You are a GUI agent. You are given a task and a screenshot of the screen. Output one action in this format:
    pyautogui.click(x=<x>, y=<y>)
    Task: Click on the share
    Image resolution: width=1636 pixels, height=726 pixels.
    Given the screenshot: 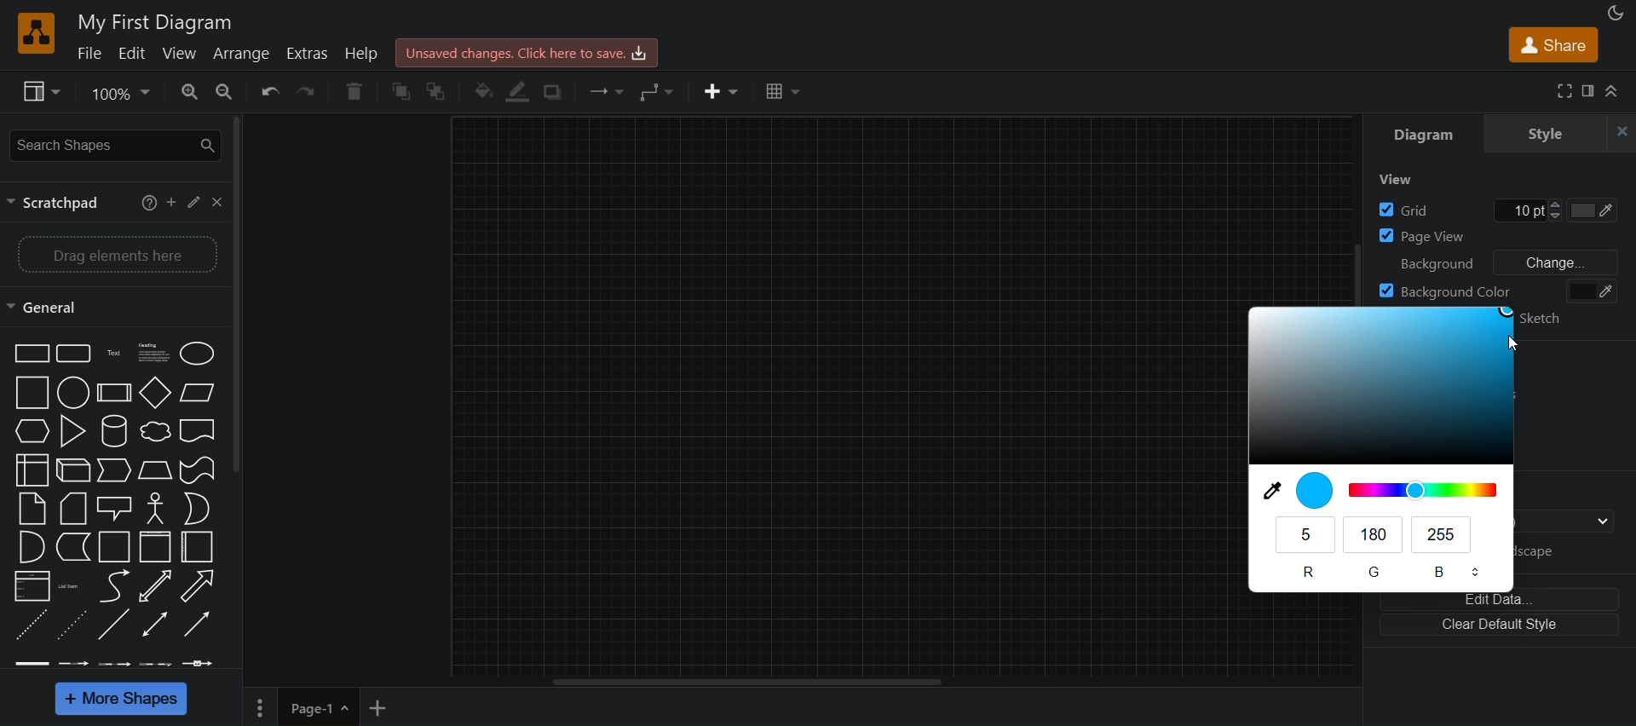 What is the action you would take?
    pyautogui.click(x=1550, y=46)
    